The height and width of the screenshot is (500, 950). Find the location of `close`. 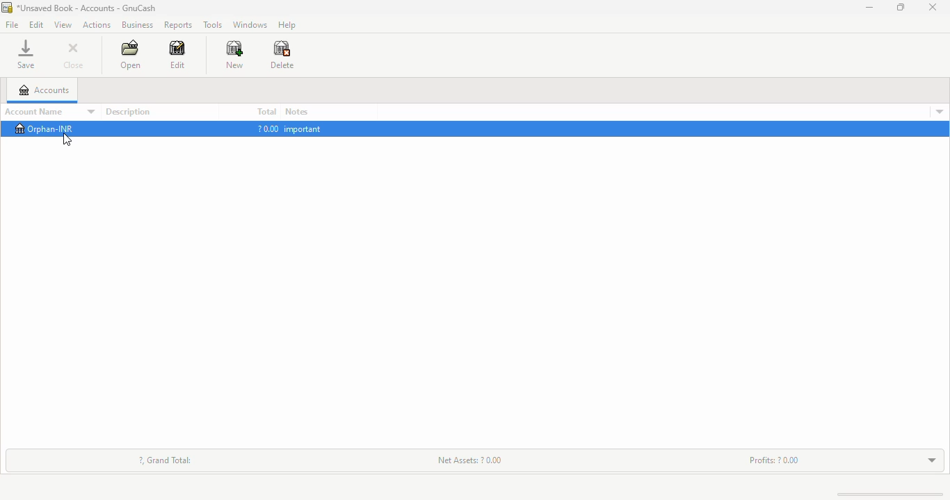

close is located at coordinates (74, 56).